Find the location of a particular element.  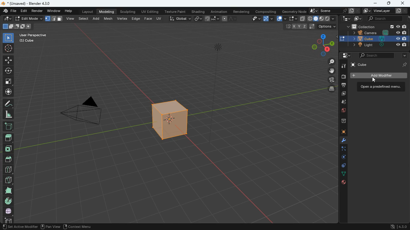

scene is located at coordinates (333, 11).